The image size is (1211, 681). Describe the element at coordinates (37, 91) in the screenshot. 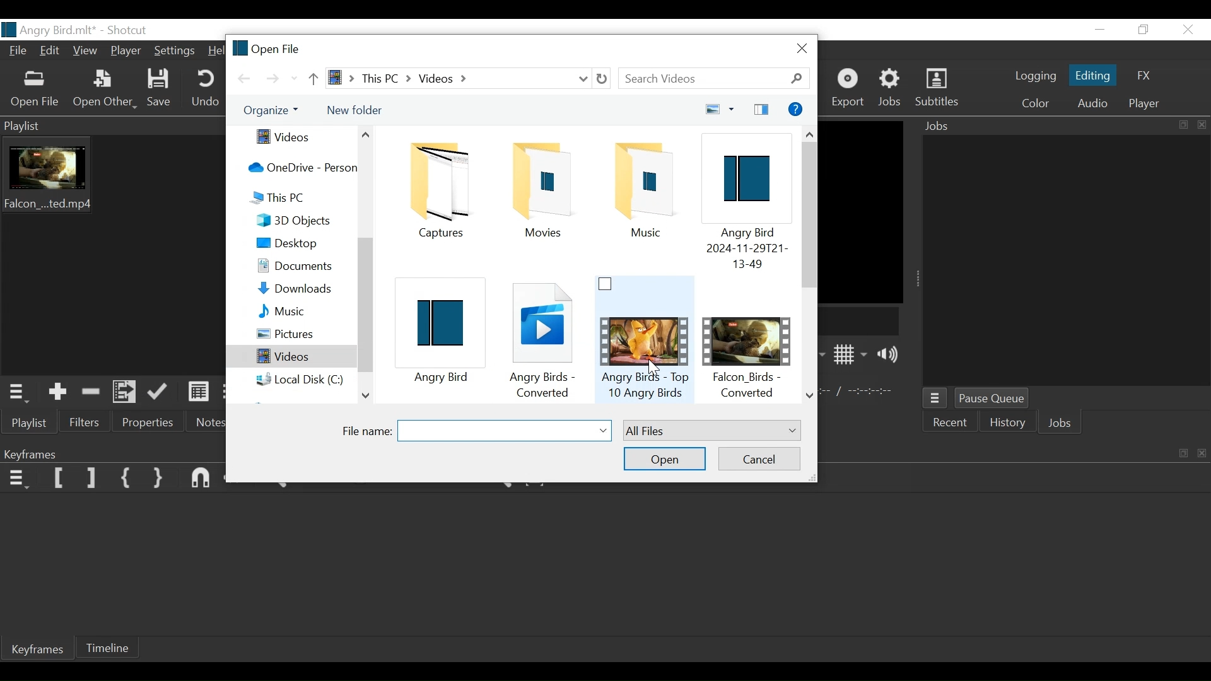

I see `Open File` at that location.